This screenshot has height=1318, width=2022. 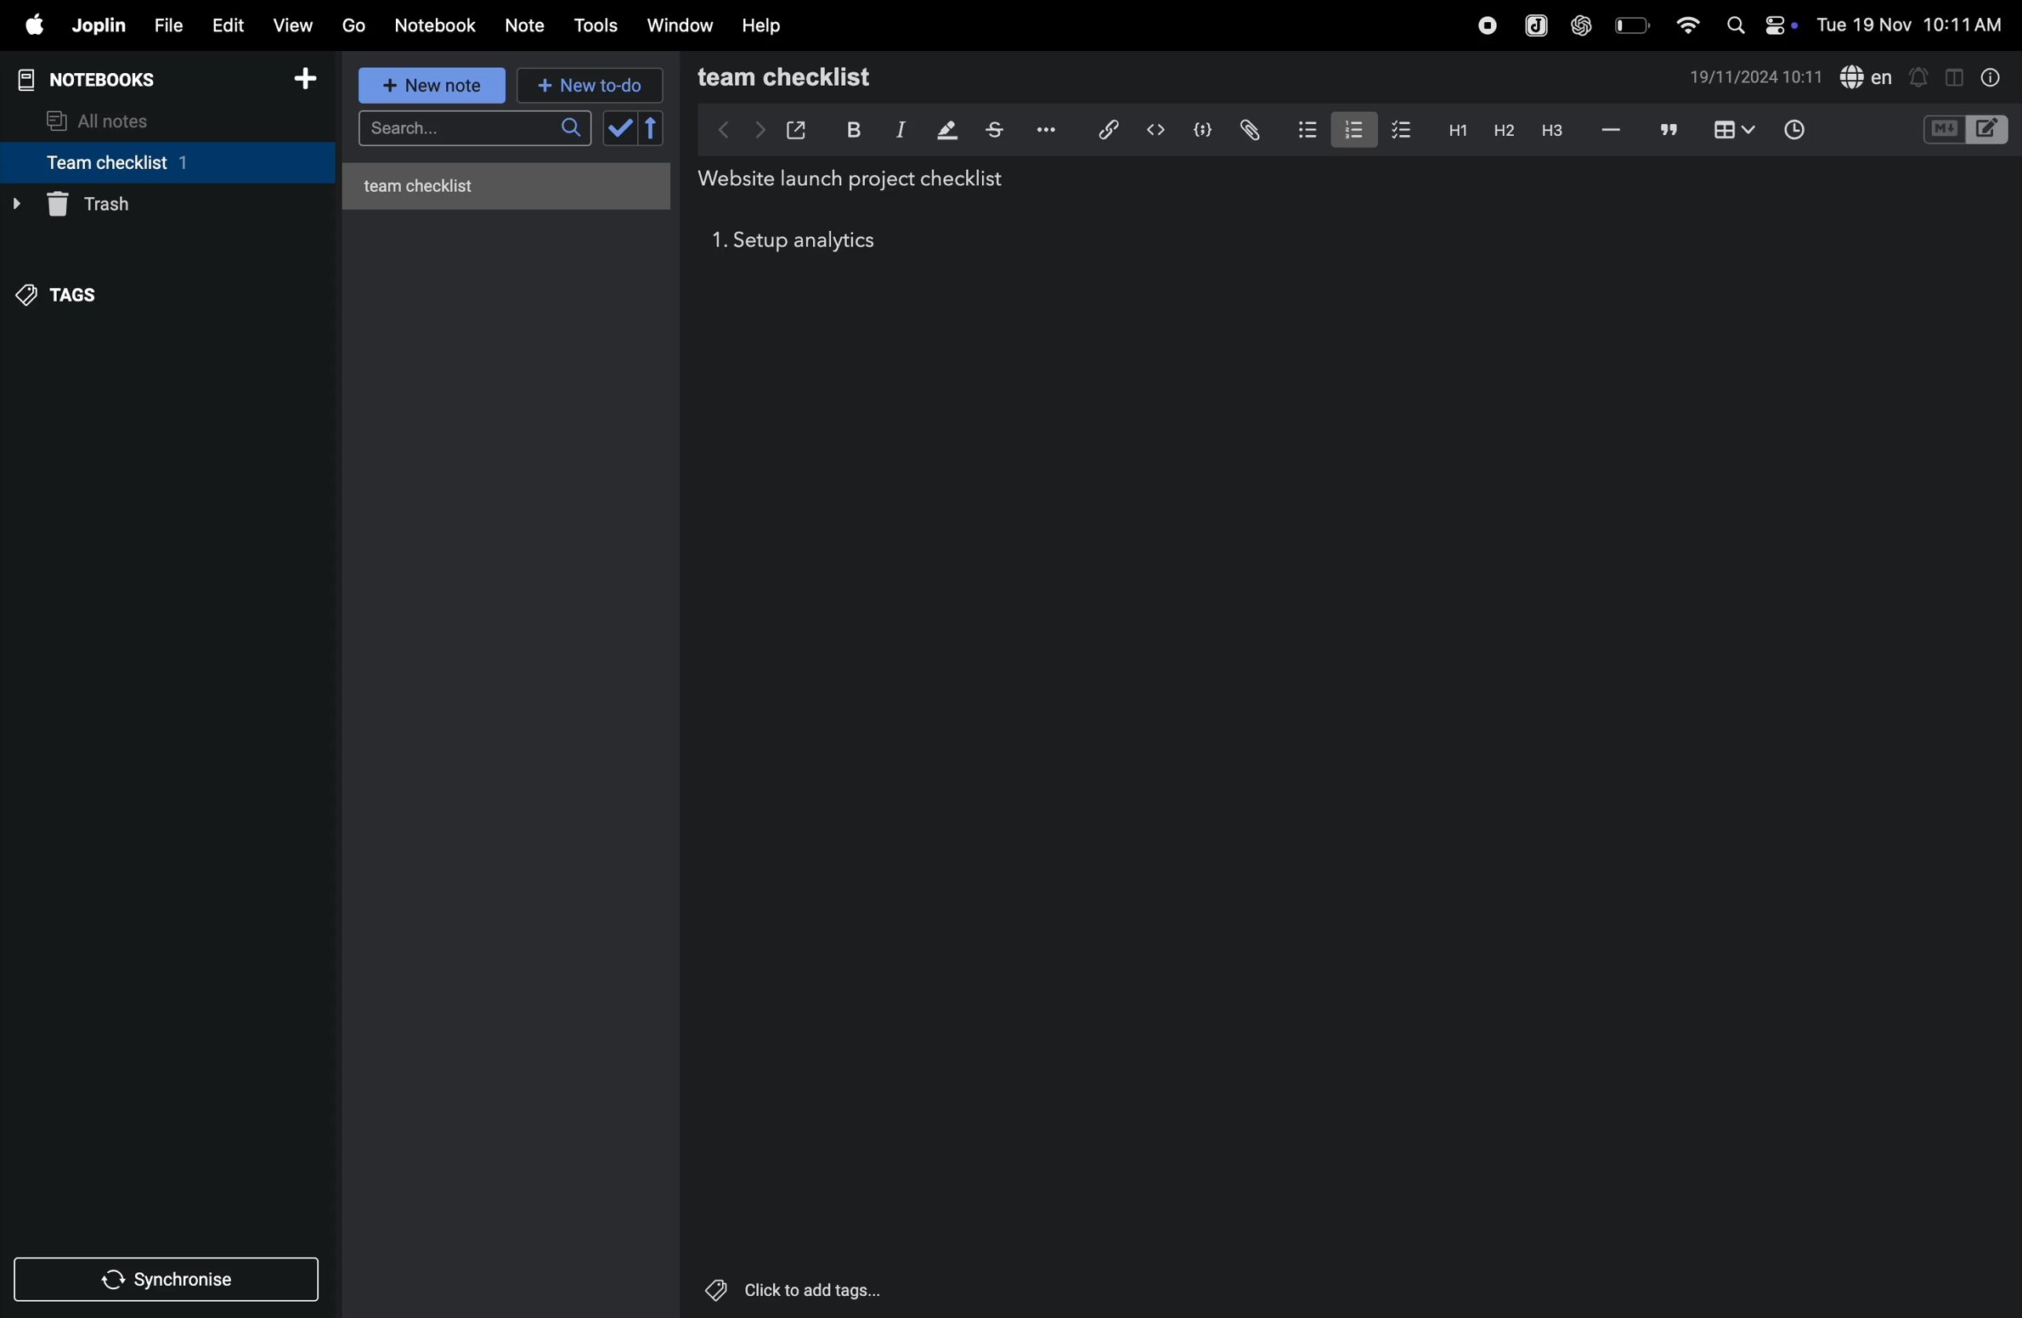 What do you see at coordinates (1482, 25) in the screenshot?
I see `record` at bounding box center [1482, 25].